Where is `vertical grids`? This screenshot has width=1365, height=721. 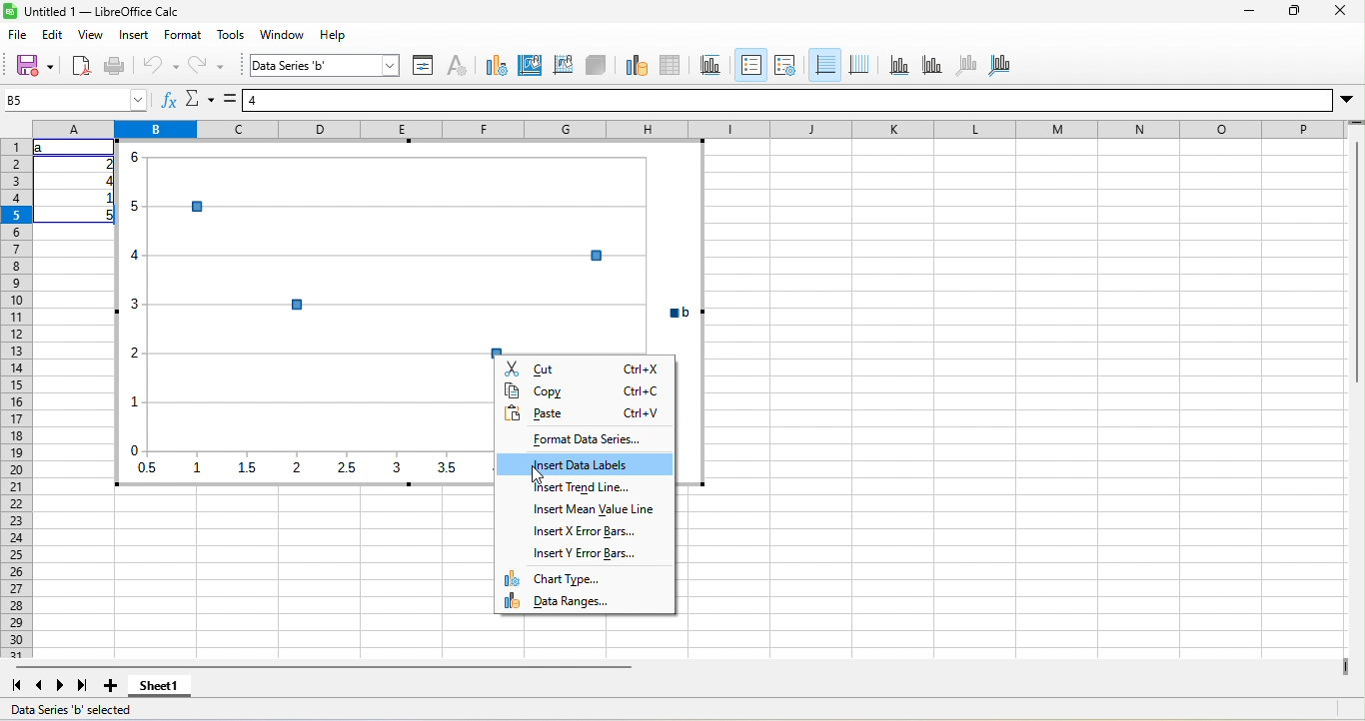
vertical grids is located at coordinates (859, 67).